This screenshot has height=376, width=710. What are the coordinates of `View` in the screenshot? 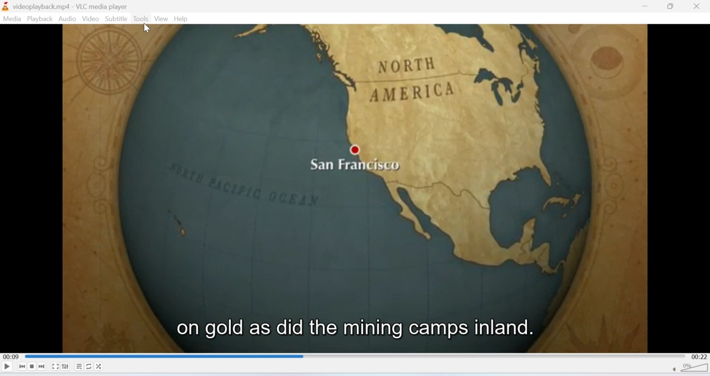 It's located at (161, 19).